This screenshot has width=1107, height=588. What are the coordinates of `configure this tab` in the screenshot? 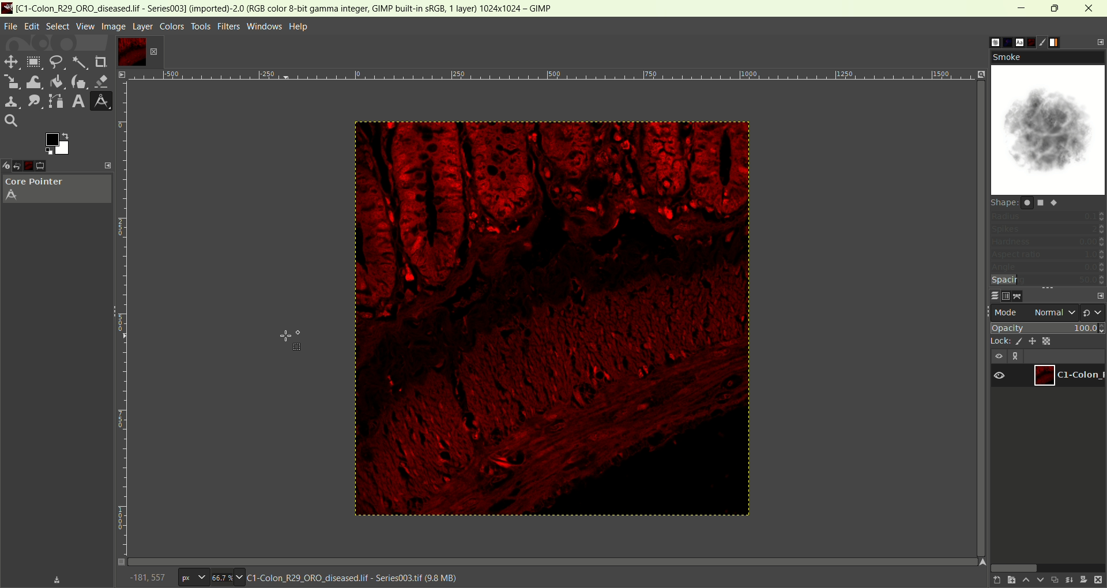 It's located at (1098, 43).